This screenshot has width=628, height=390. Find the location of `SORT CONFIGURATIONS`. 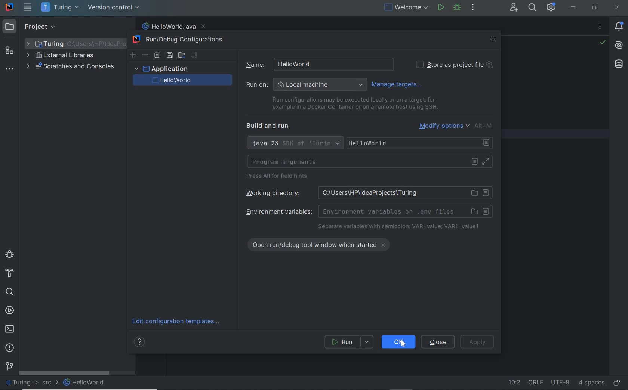

SORT CONFIGURATIONS is located at coordinates (194, 55).